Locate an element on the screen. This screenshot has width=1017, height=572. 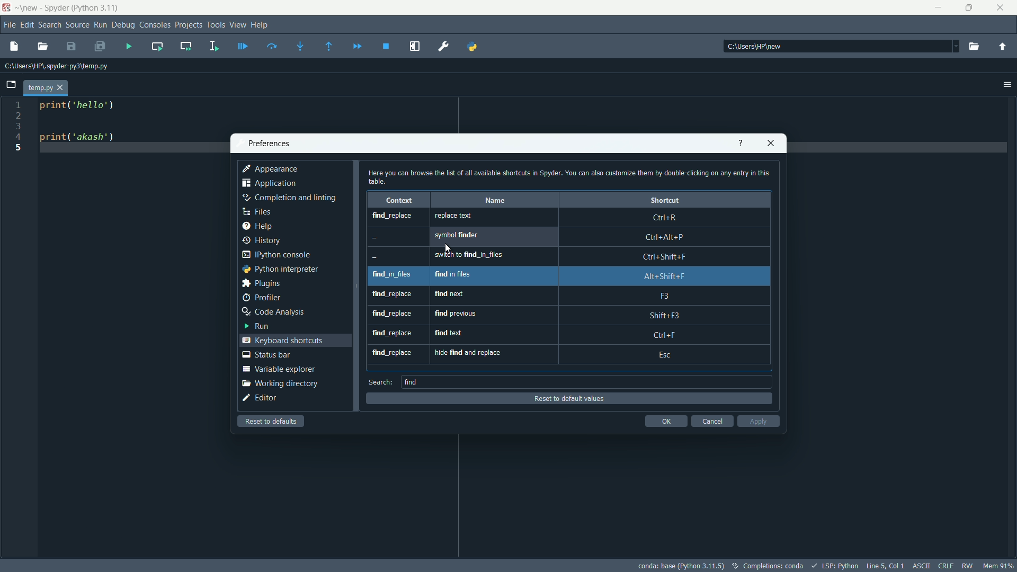
Mem 91% is located at coordinates (999, 566).